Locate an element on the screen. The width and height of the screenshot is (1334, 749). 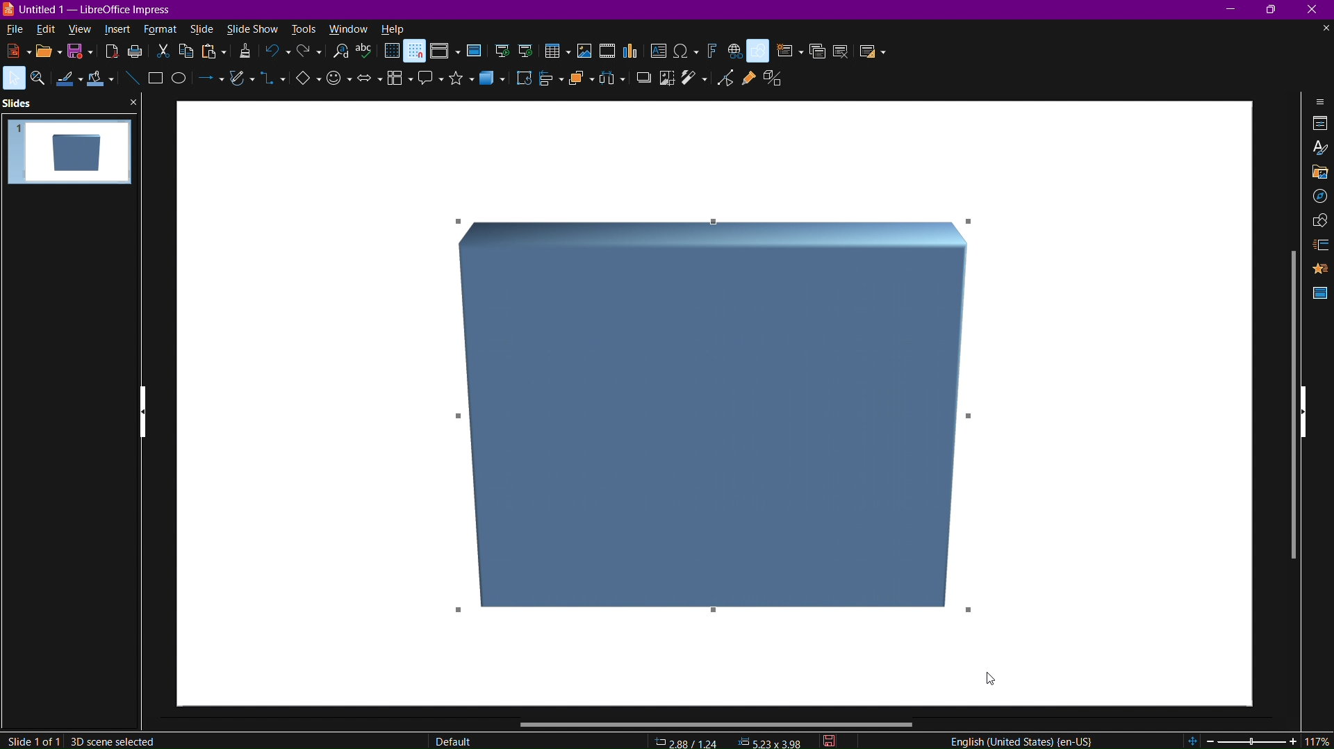
Slide Transition is located at coordinates (1319, 245).